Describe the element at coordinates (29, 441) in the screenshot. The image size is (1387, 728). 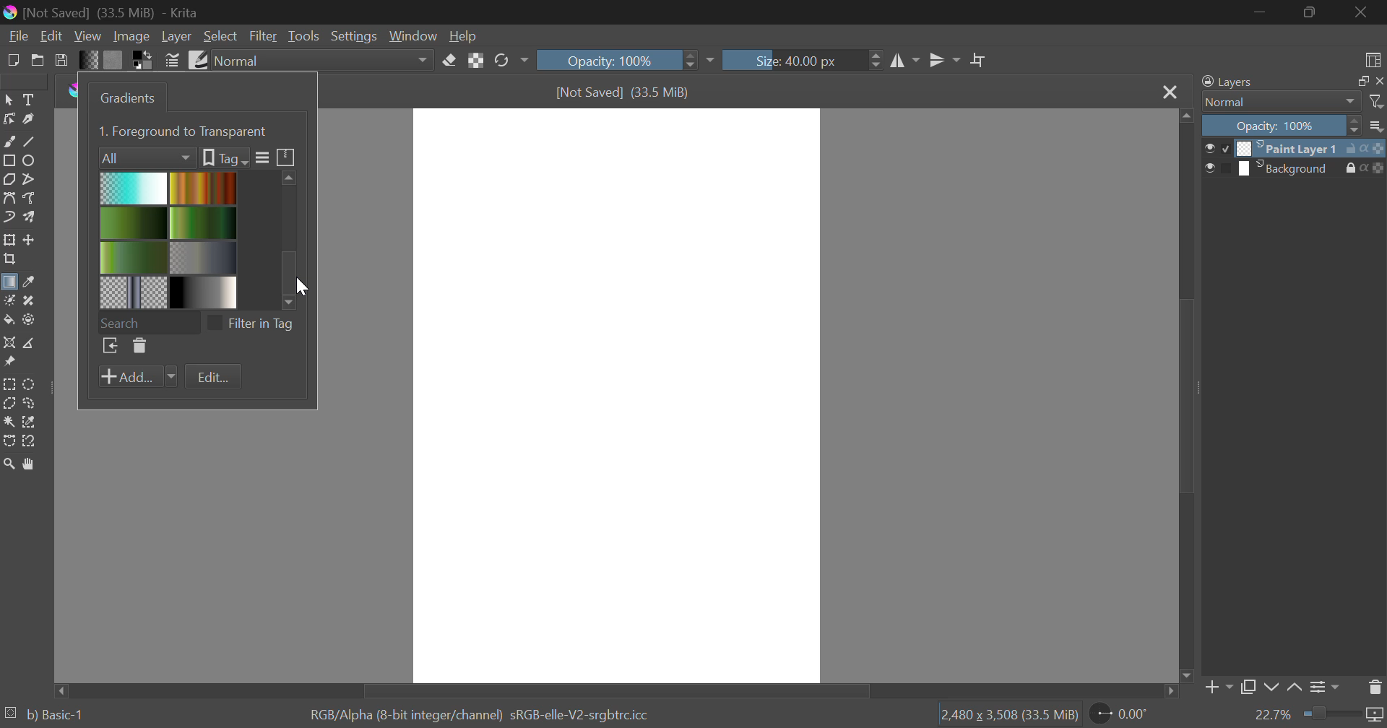
I see `Magnetic Selection` at that location.